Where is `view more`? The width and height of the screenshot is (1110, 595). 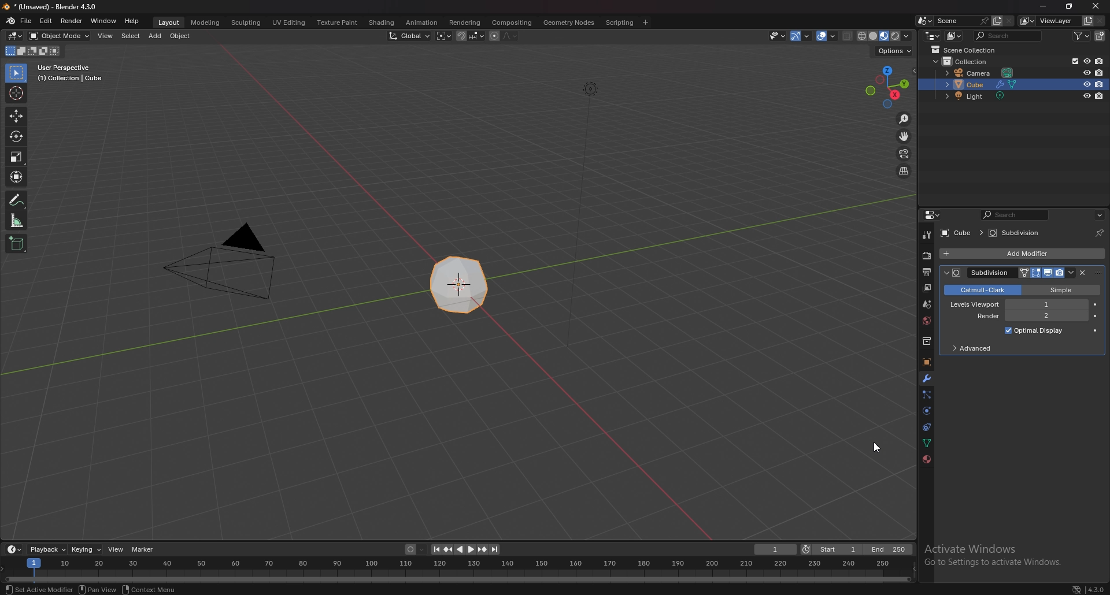 view more is located at coordinates (1097, 214).